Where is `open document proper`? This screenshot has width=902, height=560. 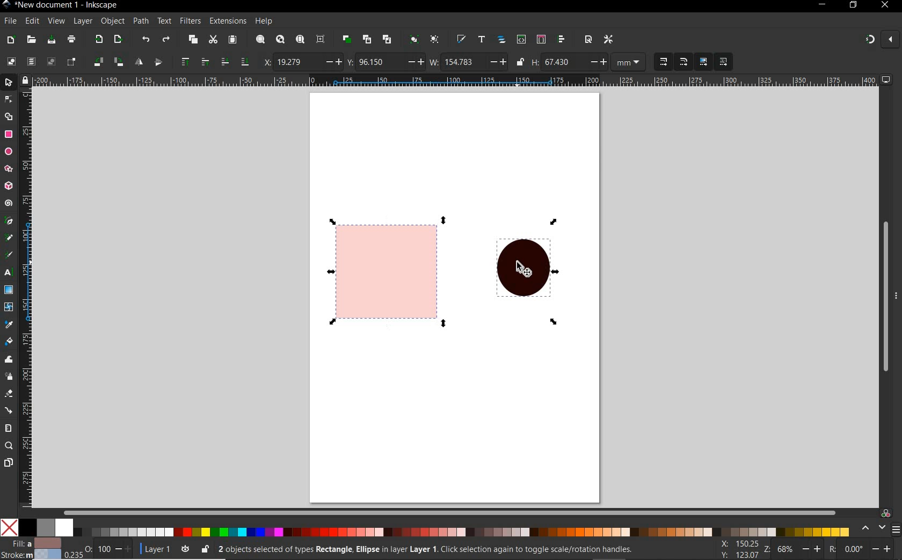 open document proper is located at coordinates (590, 40).